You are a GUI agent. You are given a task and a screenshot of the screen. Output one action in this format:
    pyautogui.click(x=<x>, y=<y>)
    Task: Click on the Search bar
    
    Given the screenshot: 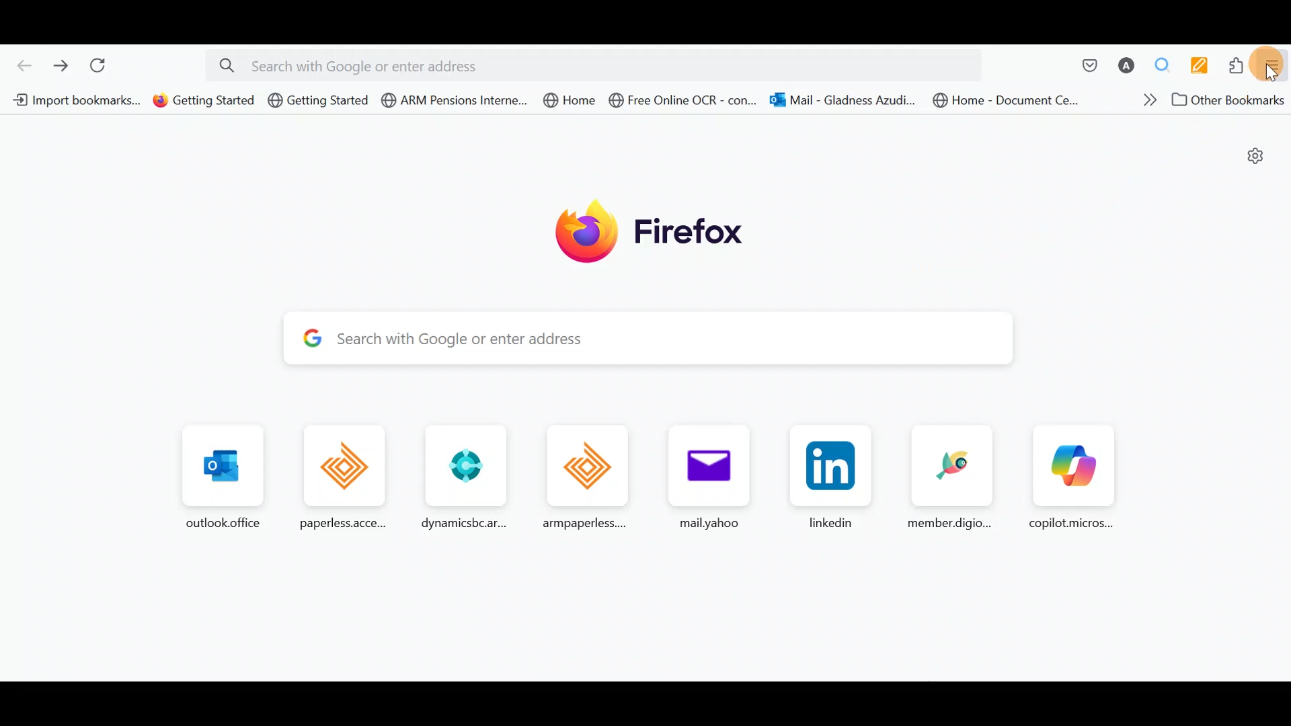 What is the action you would take?
    pyautogui.click(x=635, y=336)
    